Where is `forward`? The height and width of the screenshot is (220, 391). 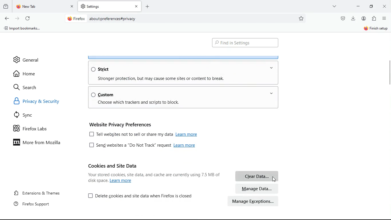 forward is located at coordinates (17, 18).